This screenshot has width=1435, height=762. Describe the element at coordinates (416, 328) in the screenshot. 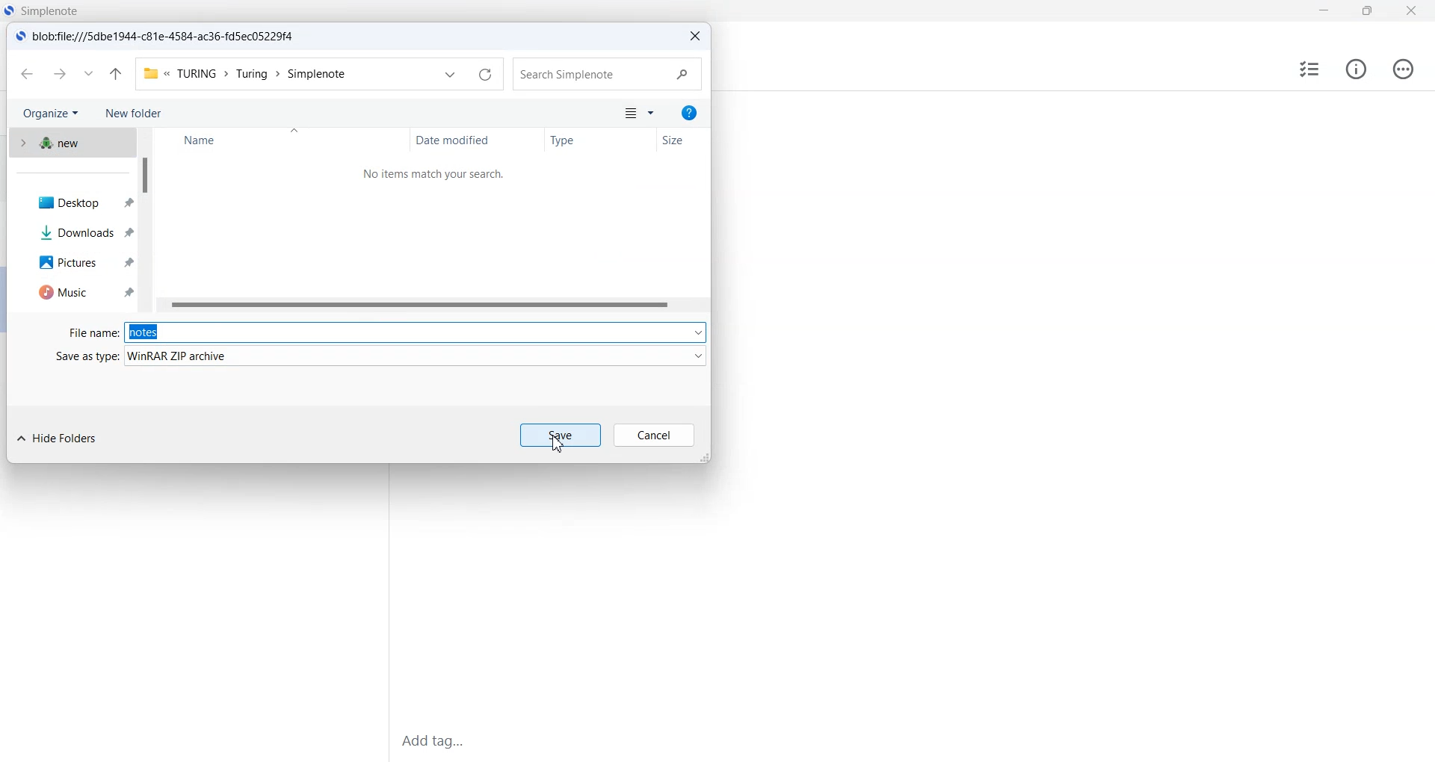

I see `File name` at that location.